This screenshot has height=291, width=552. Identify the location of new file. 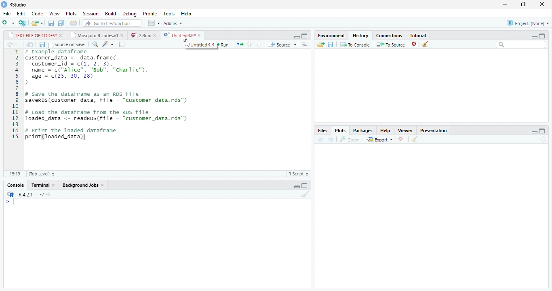
(8, 23).